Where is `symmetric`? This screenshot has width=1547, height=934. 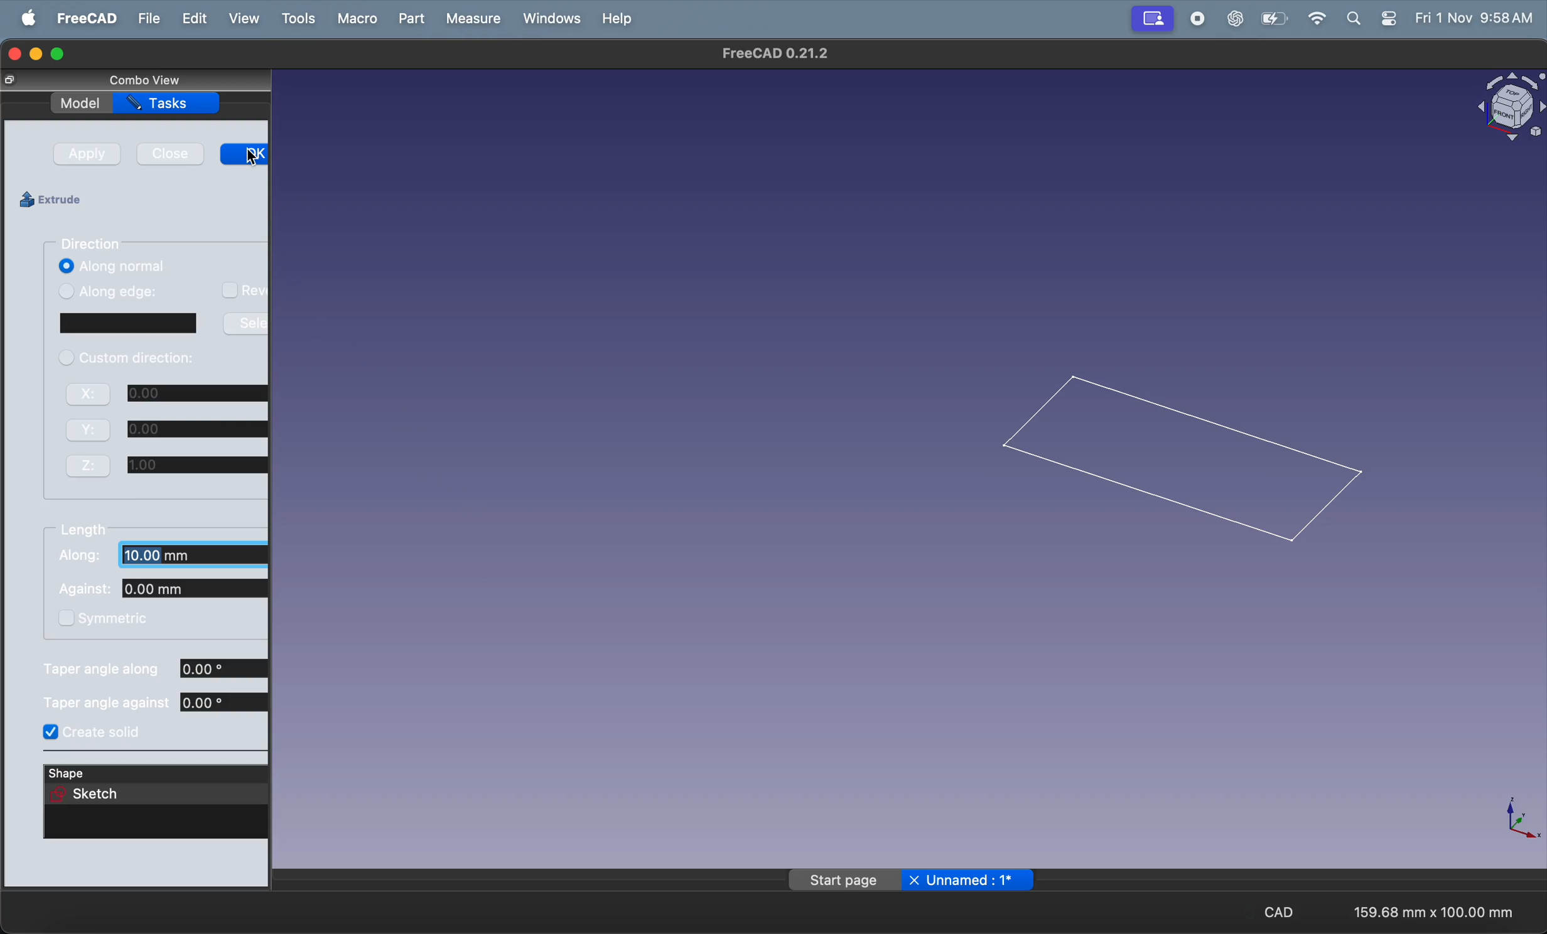
symmetric is located at coordinates (114, 620).